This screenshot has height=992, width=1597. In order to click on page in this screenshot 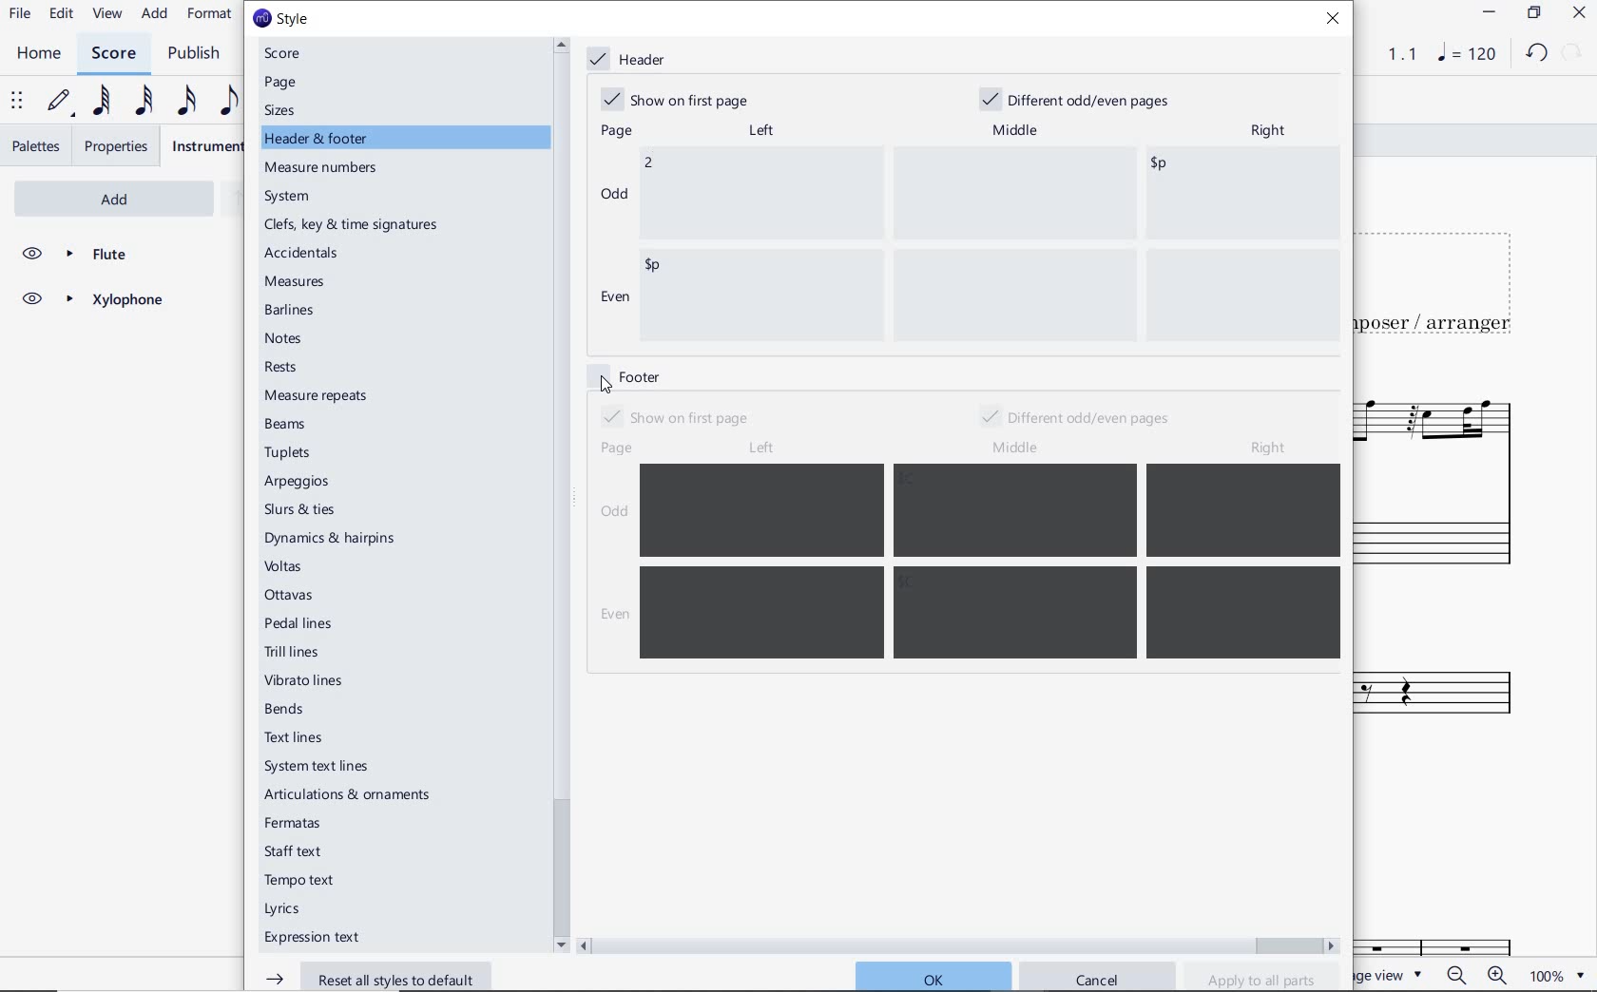, I will do `click(618, 448)`.